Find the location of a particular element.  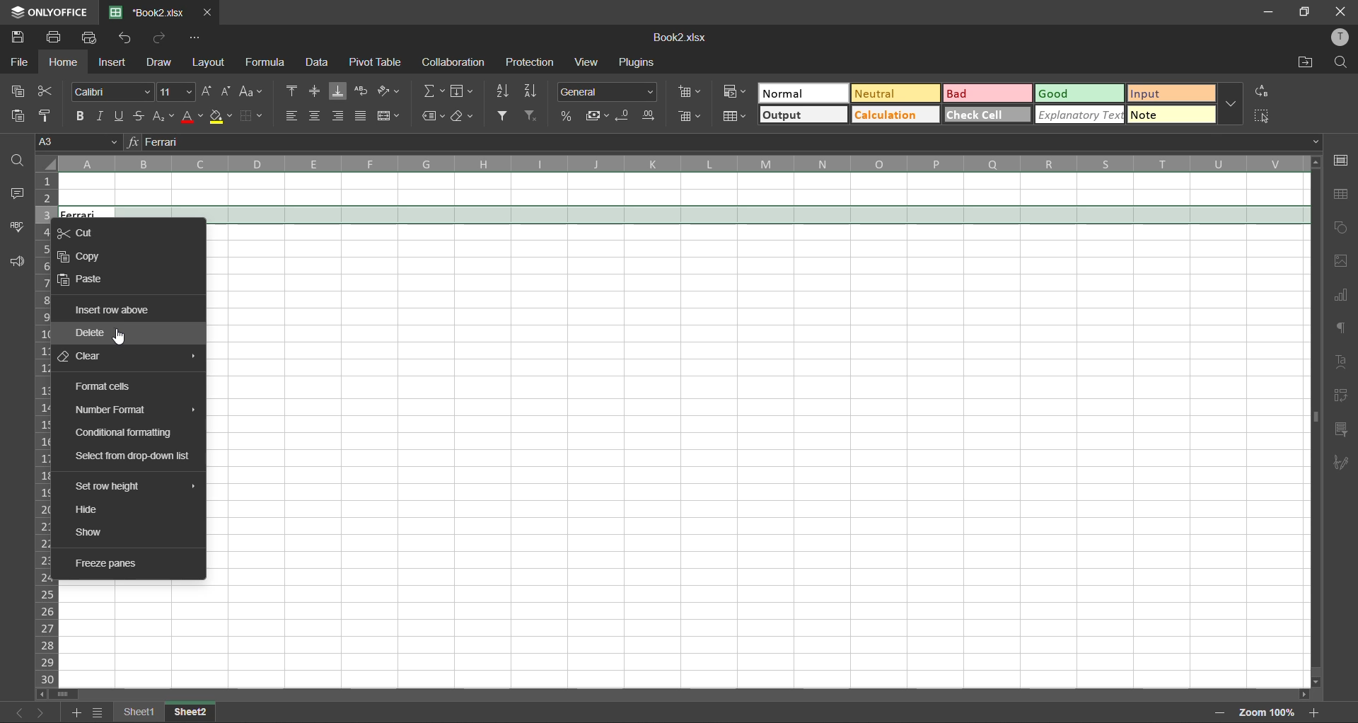

table is located at coordinates (1342, 196).